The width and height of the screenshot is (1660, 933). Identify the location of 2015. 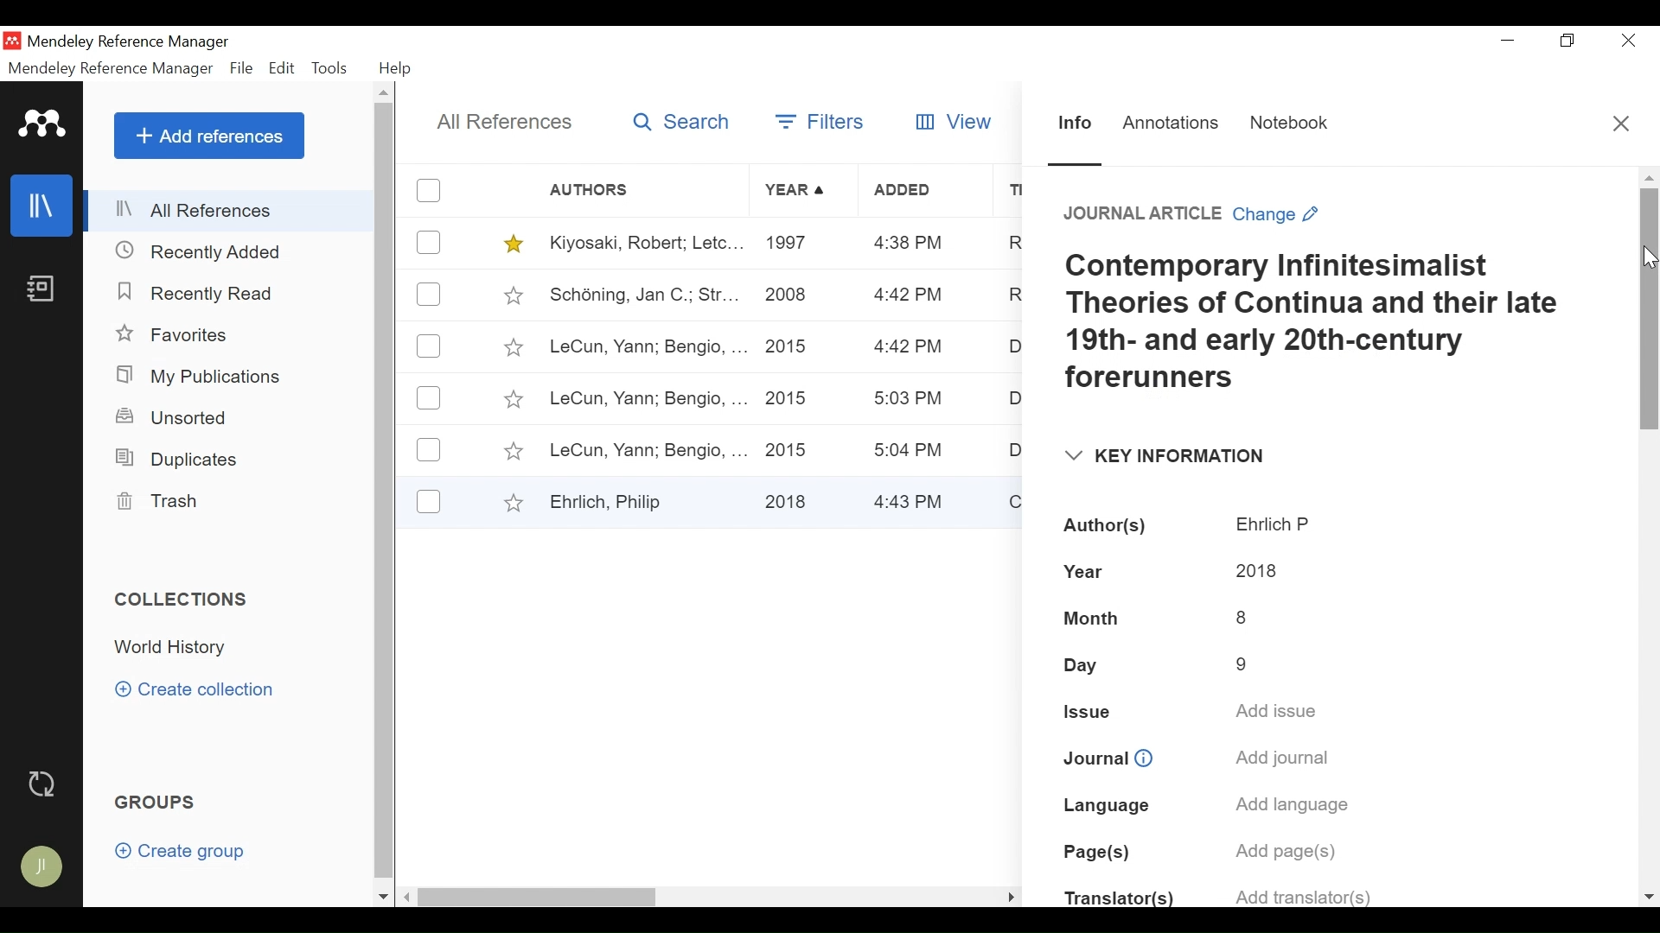
(790, 398).